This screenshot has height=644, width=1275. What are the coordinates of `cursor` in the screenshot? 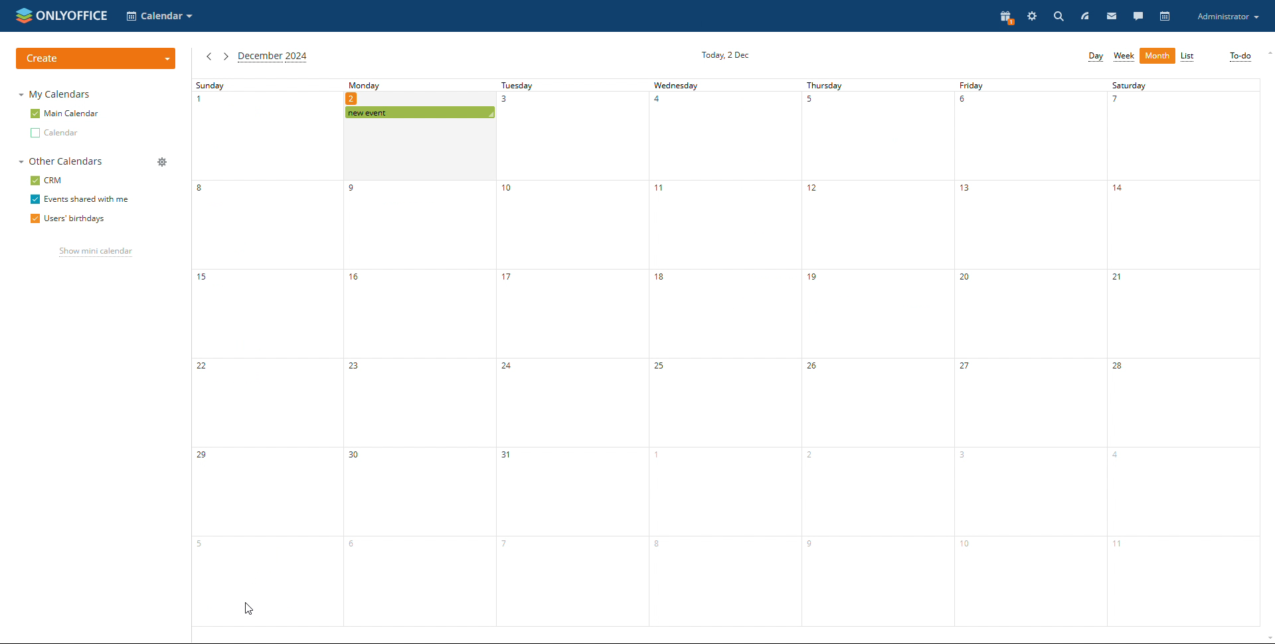 It's located at (248, 609).